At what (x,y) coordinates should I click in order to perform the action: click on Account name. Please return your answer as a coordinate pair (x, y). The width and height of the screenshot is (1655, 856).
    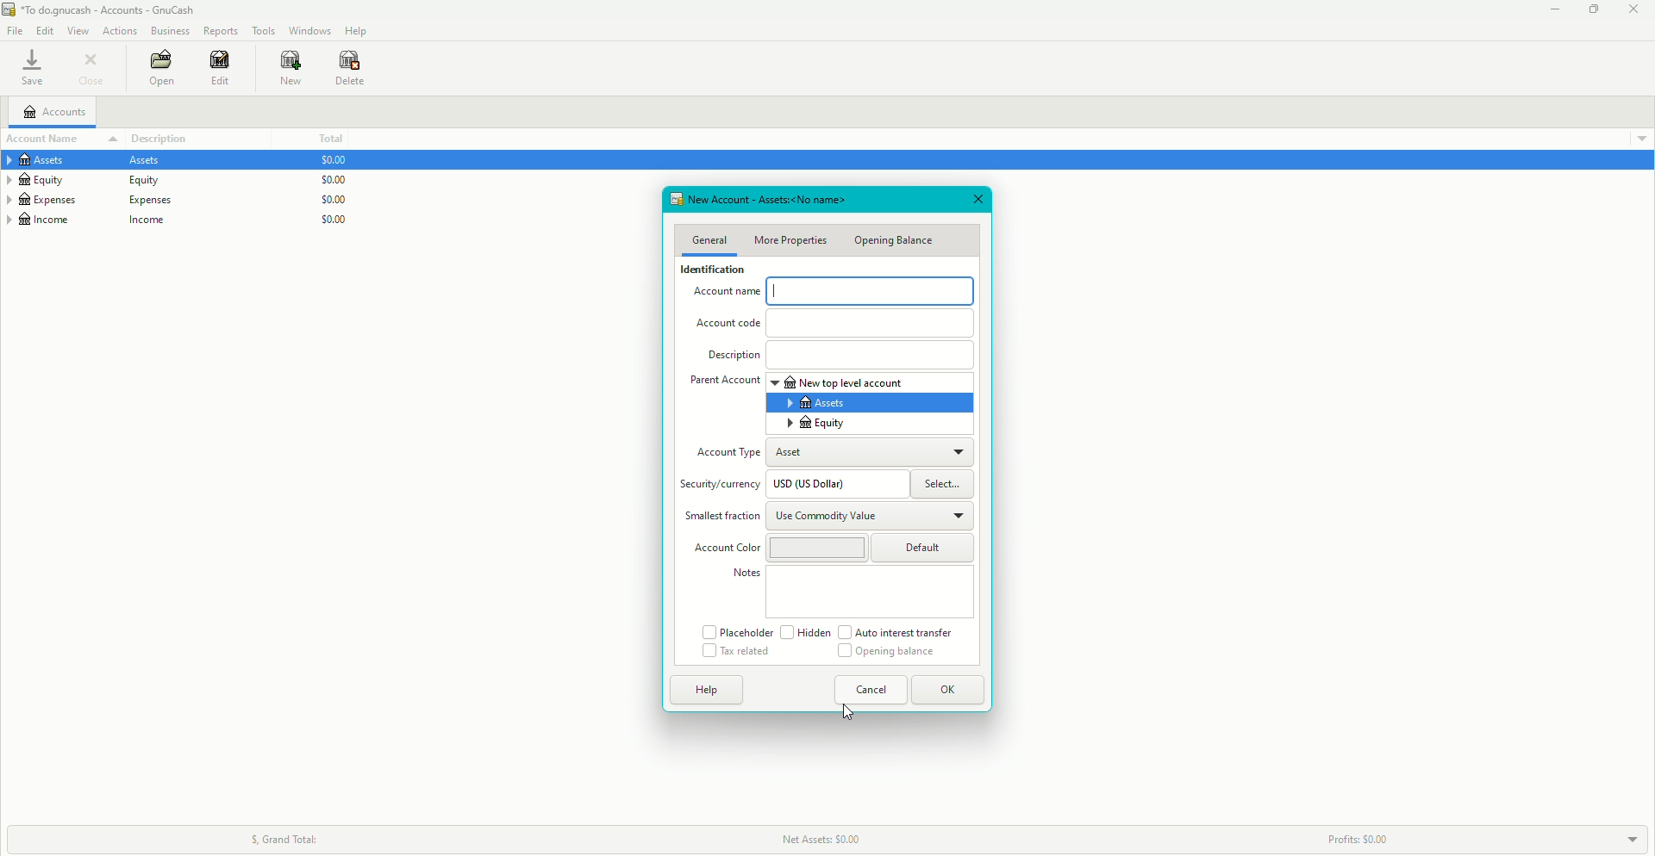
    Looking at the image, I should click on (46, 139).